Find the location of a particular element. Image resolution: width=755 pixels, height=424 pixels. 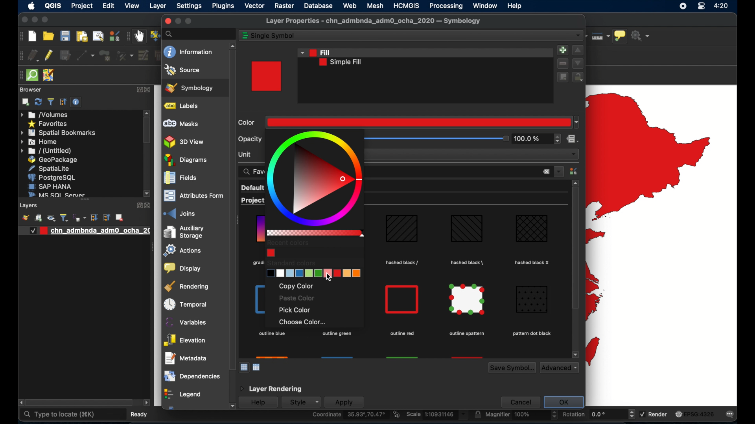

Gradient preview  is located at coordinates (532, 299).